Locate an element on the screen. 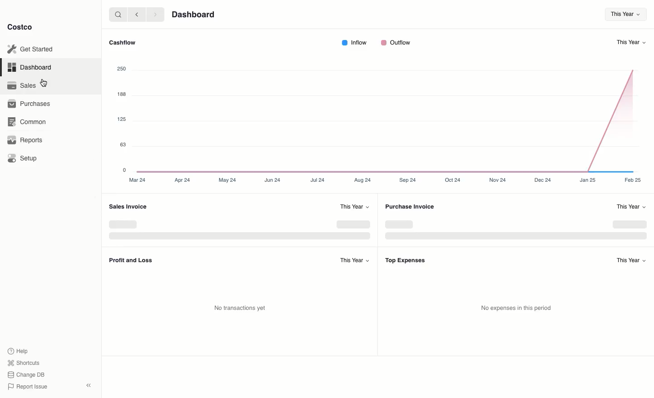 Image resolution: width=654 pixels, height=398 pixels. Costco is located at coordinates (20, 27).